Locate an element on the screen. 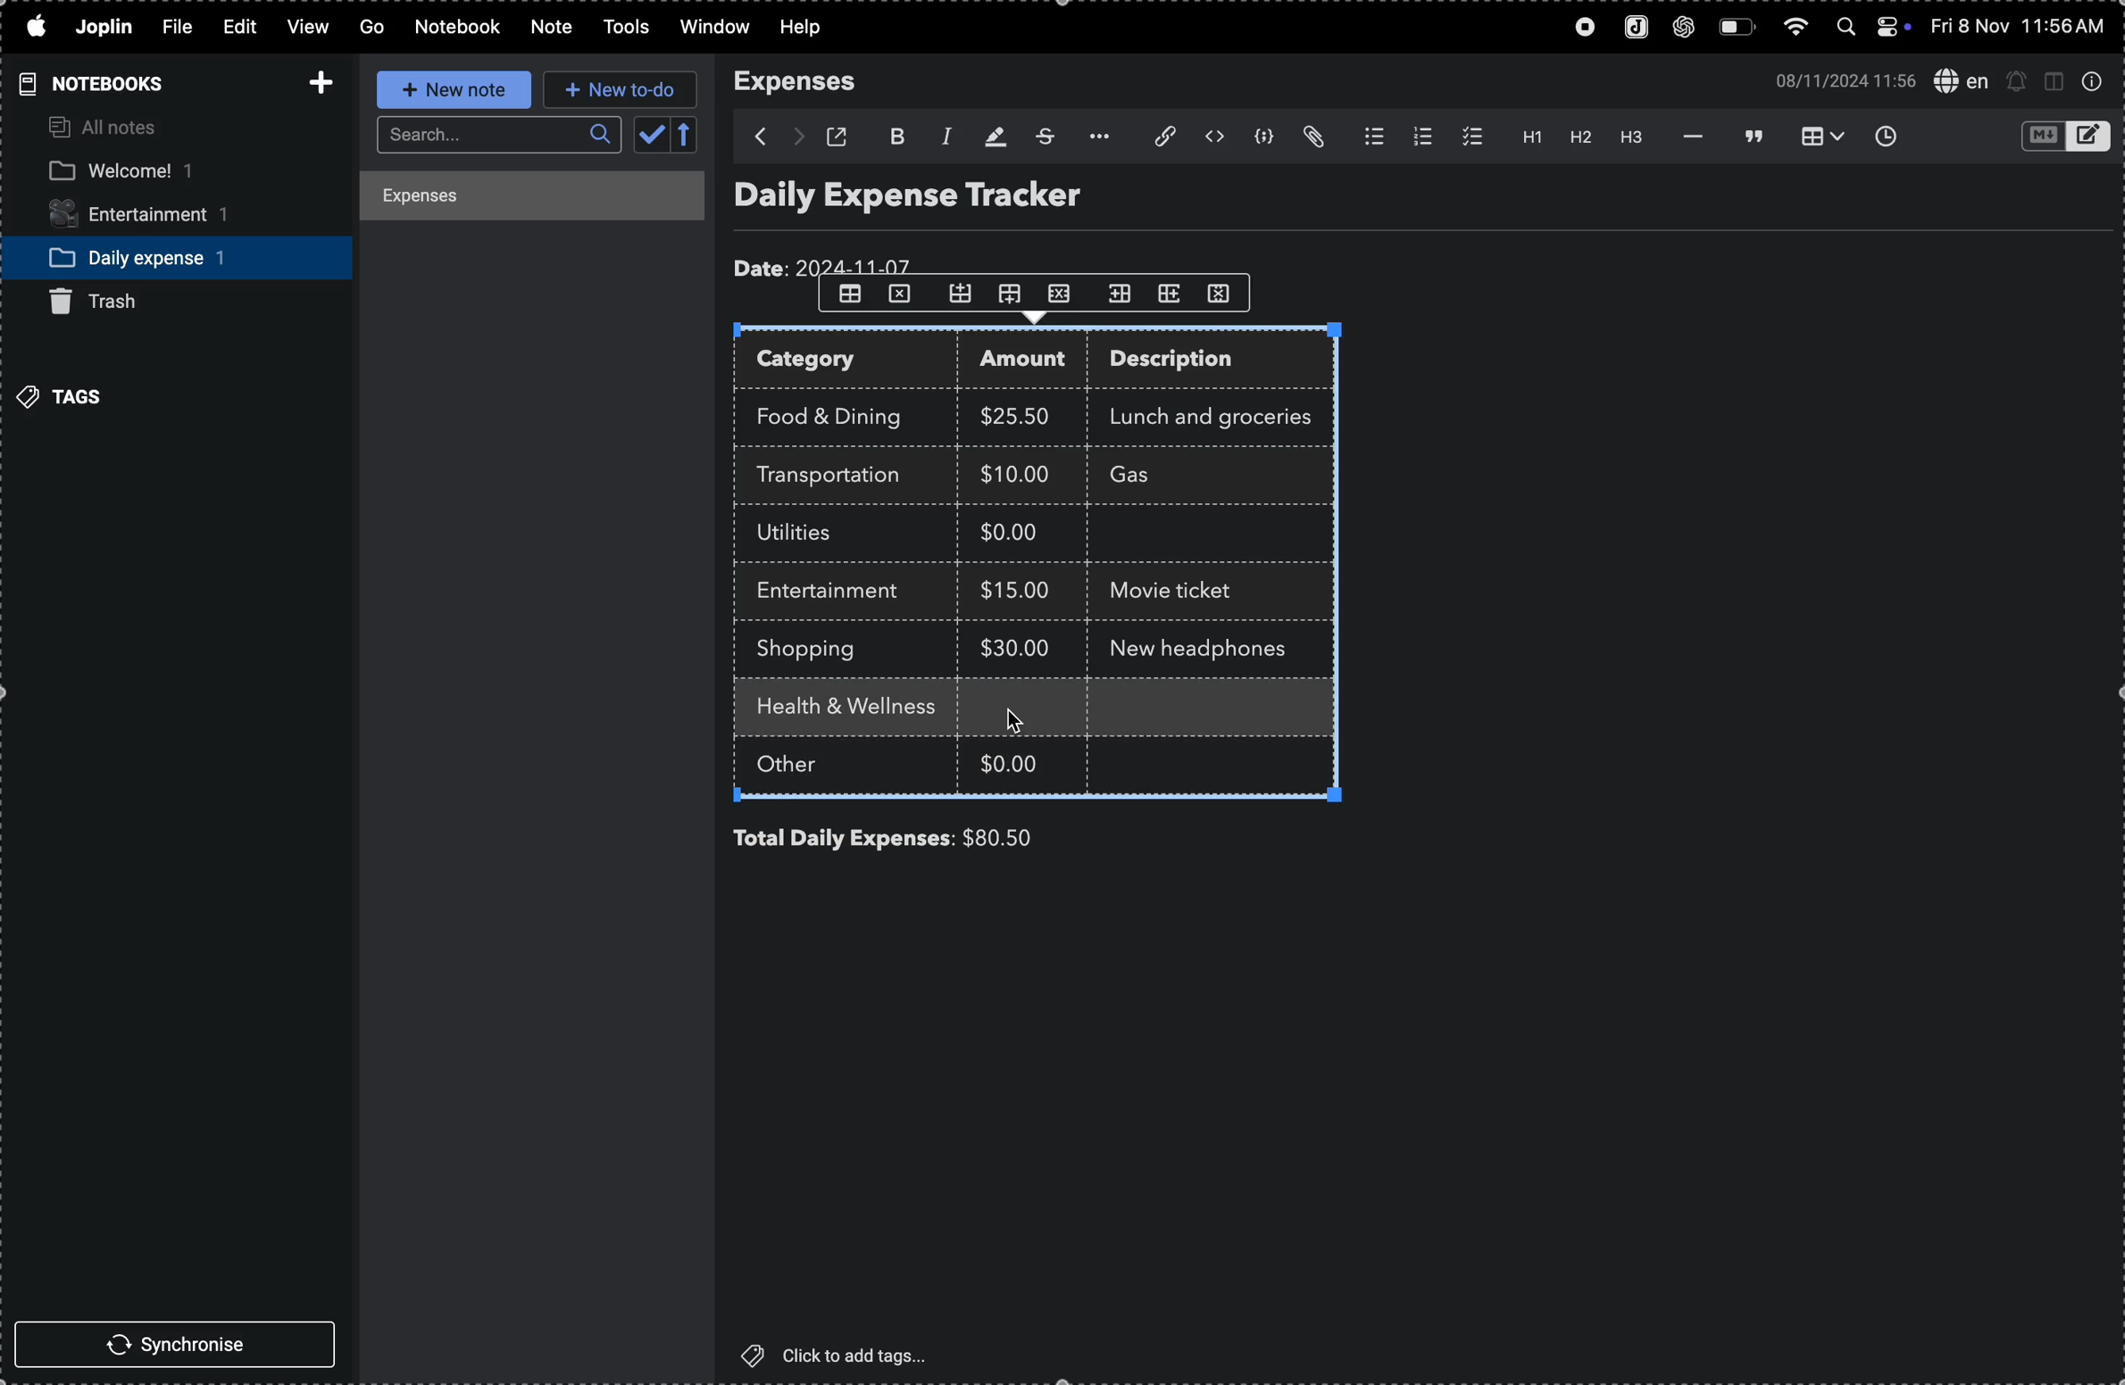  blockquote is located at coordinates (1748, 136).